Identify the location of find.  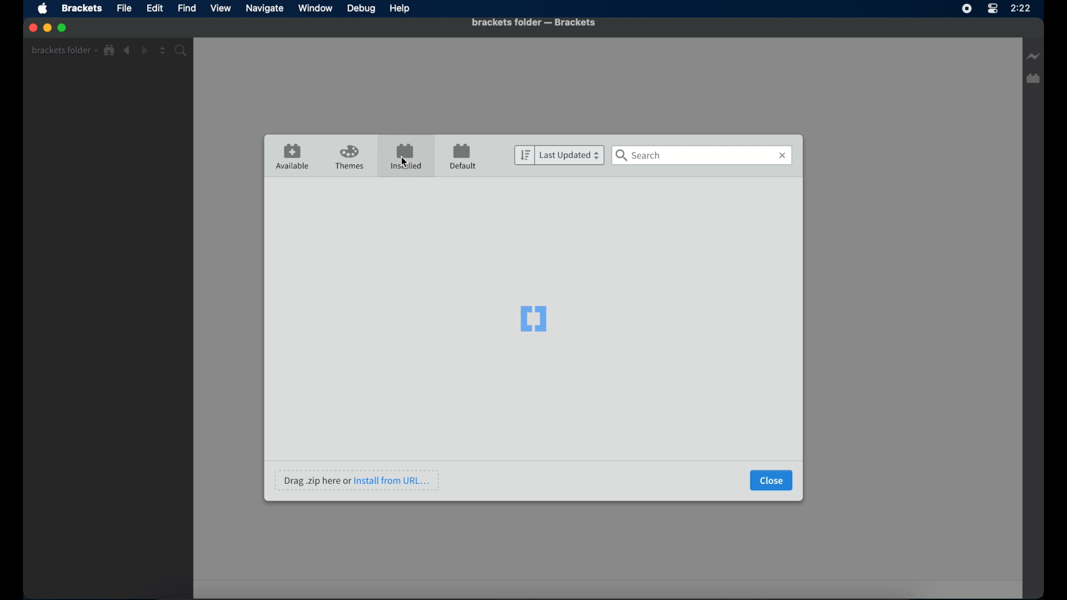
(188, 8).